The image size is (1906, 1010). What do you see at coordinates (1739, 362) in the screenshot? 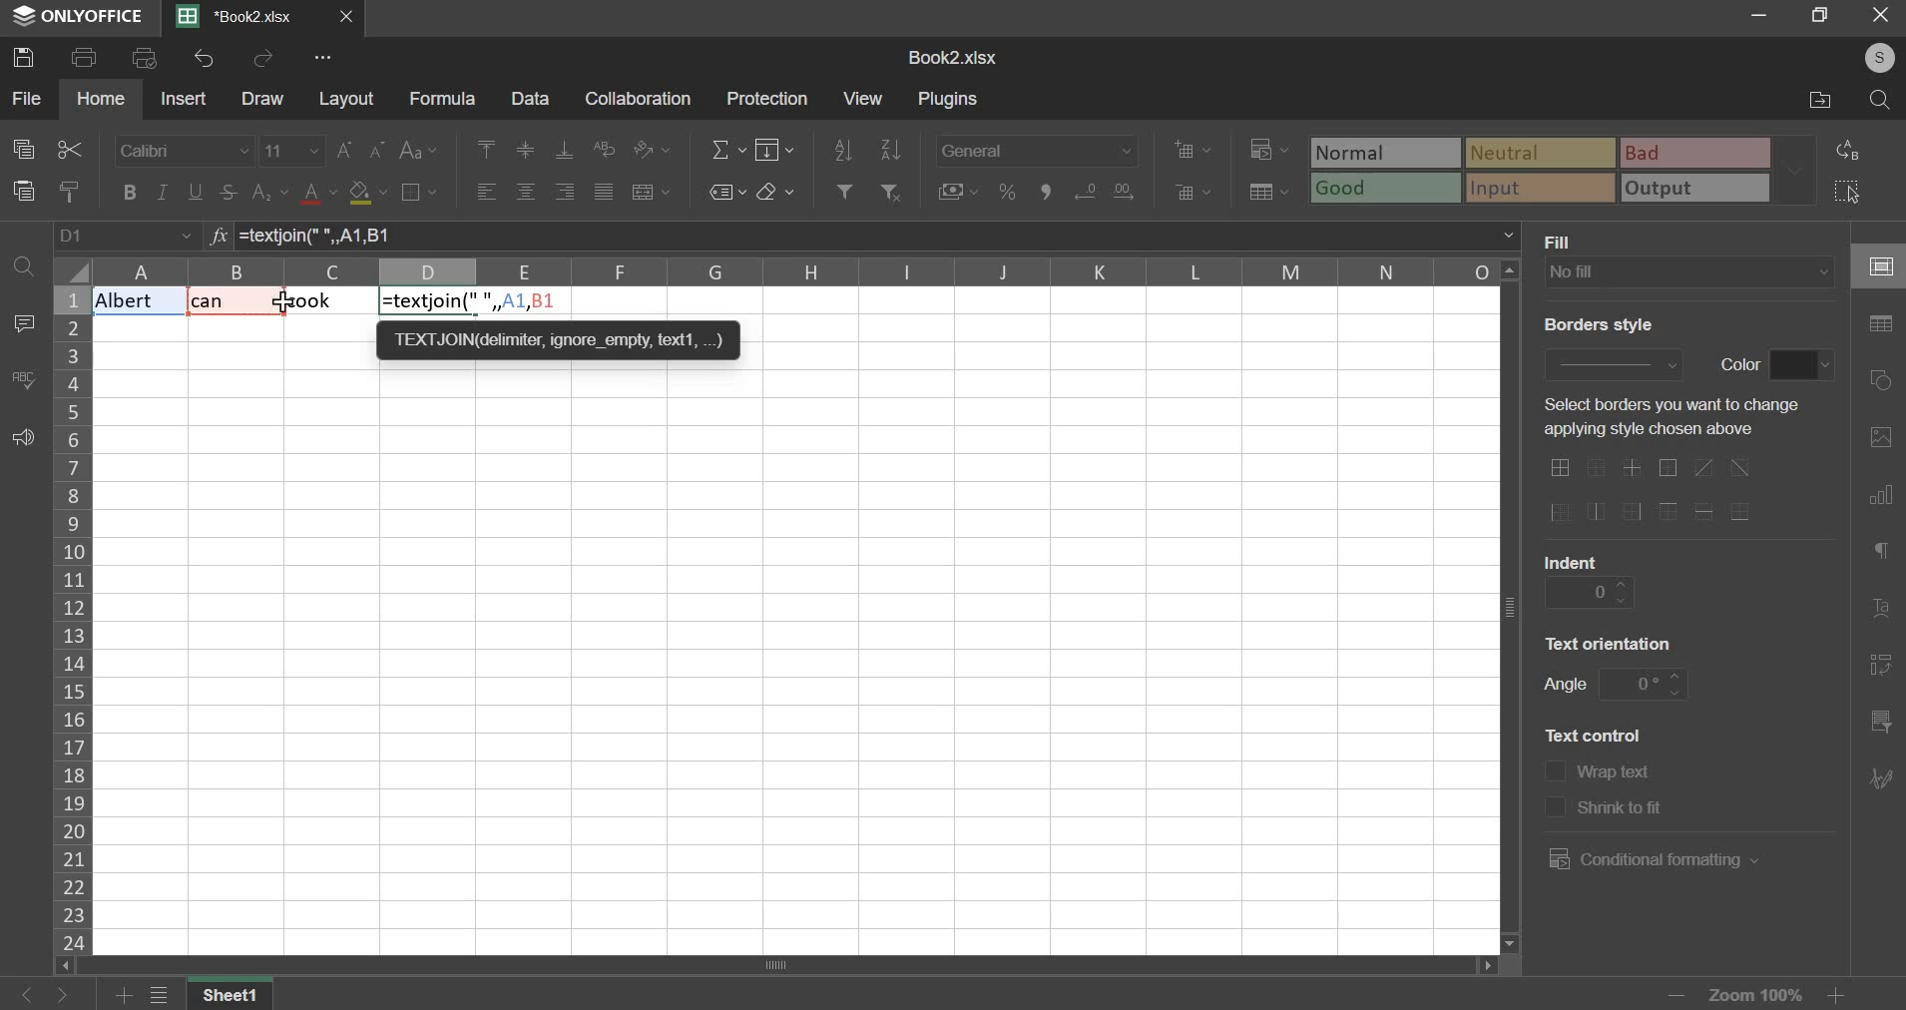
I see `text` at bounding box center [1739, 362].